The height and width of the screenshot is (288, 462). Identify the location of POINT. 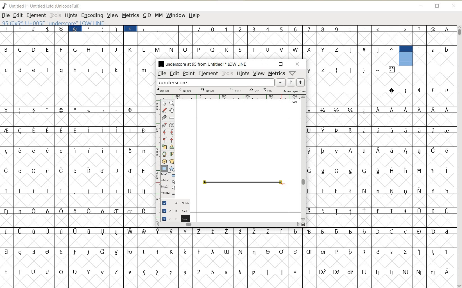
(189, 74).